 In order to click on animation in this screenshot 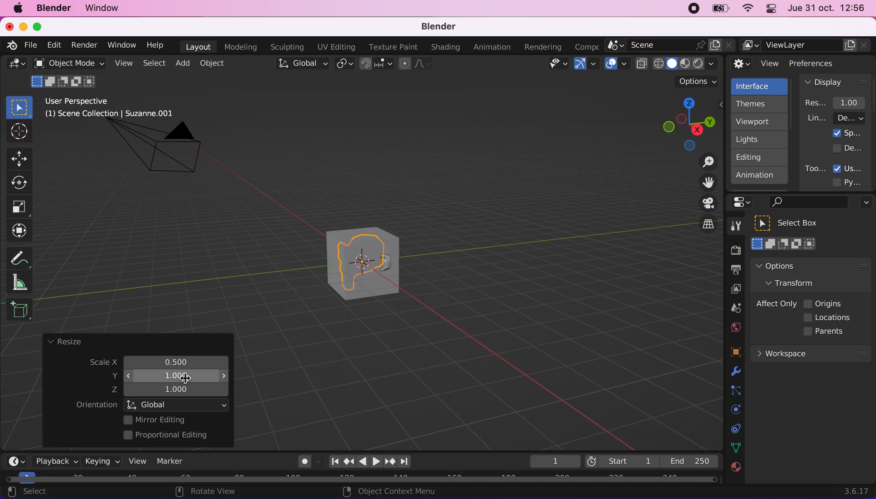, I will do `click(760, 178)`.